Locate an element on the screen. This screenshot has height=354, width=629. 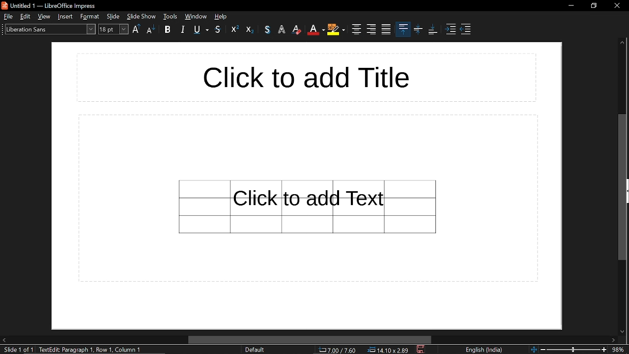
italic is located at coordinates (182, 30).